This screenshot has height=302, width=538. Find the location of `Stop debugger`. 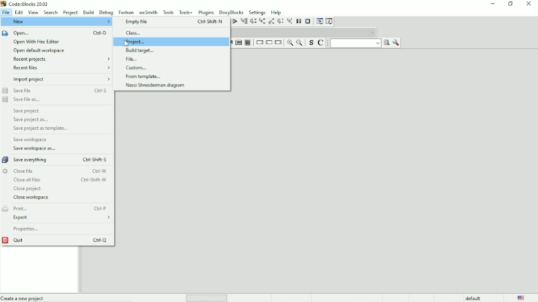

Stop debugger is located at coordinates (308, 21).